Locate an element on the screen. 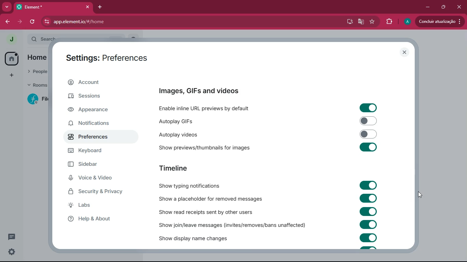  minimize is located at coordinates (427, 7).